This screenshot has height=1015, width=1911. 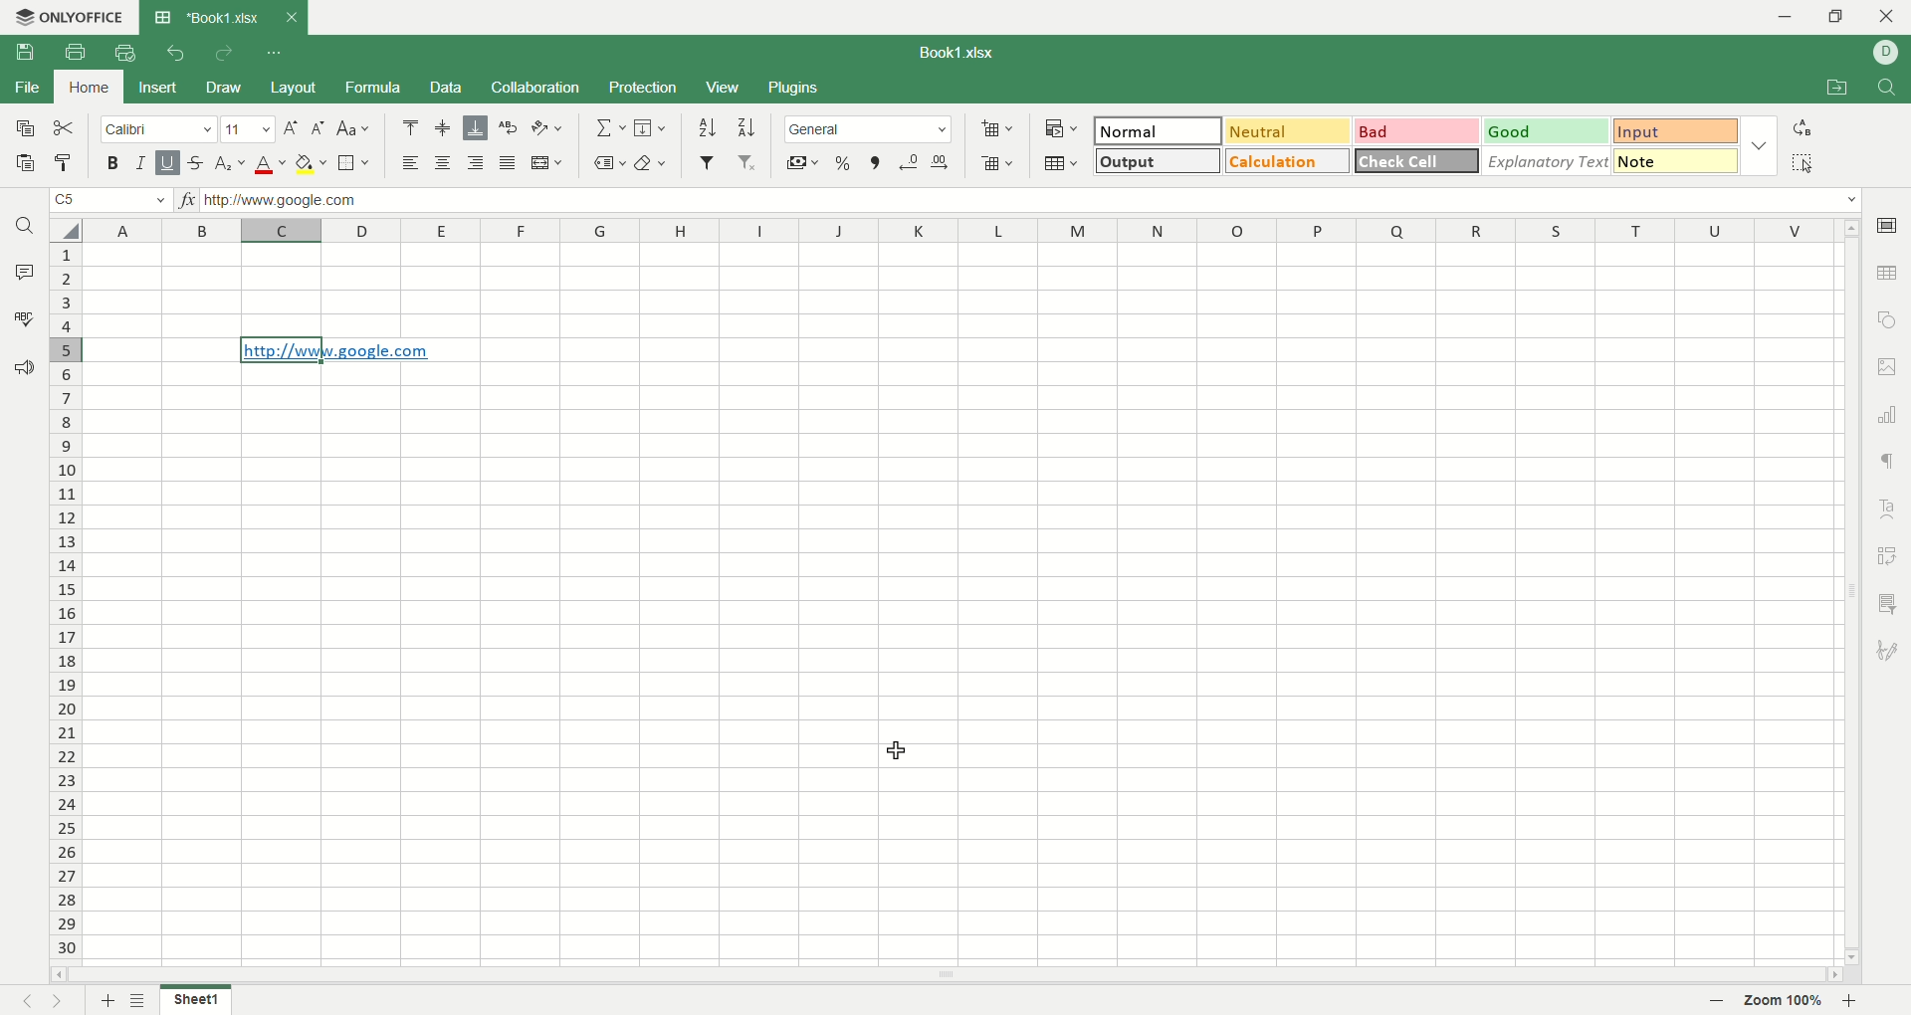 I want to click on input, so click(x=1676, y=132).